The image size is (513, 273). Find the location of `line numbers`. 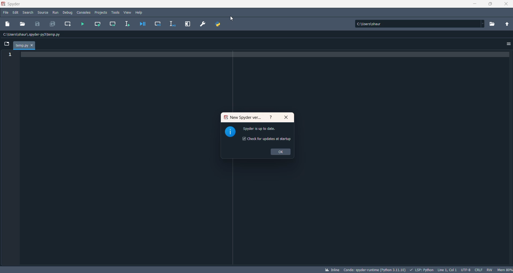

line numbers is located at coordinates (9, 55).